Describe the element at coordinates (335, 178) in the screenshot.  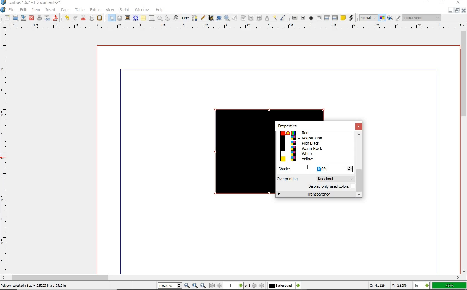
I see `knockout` at that location.